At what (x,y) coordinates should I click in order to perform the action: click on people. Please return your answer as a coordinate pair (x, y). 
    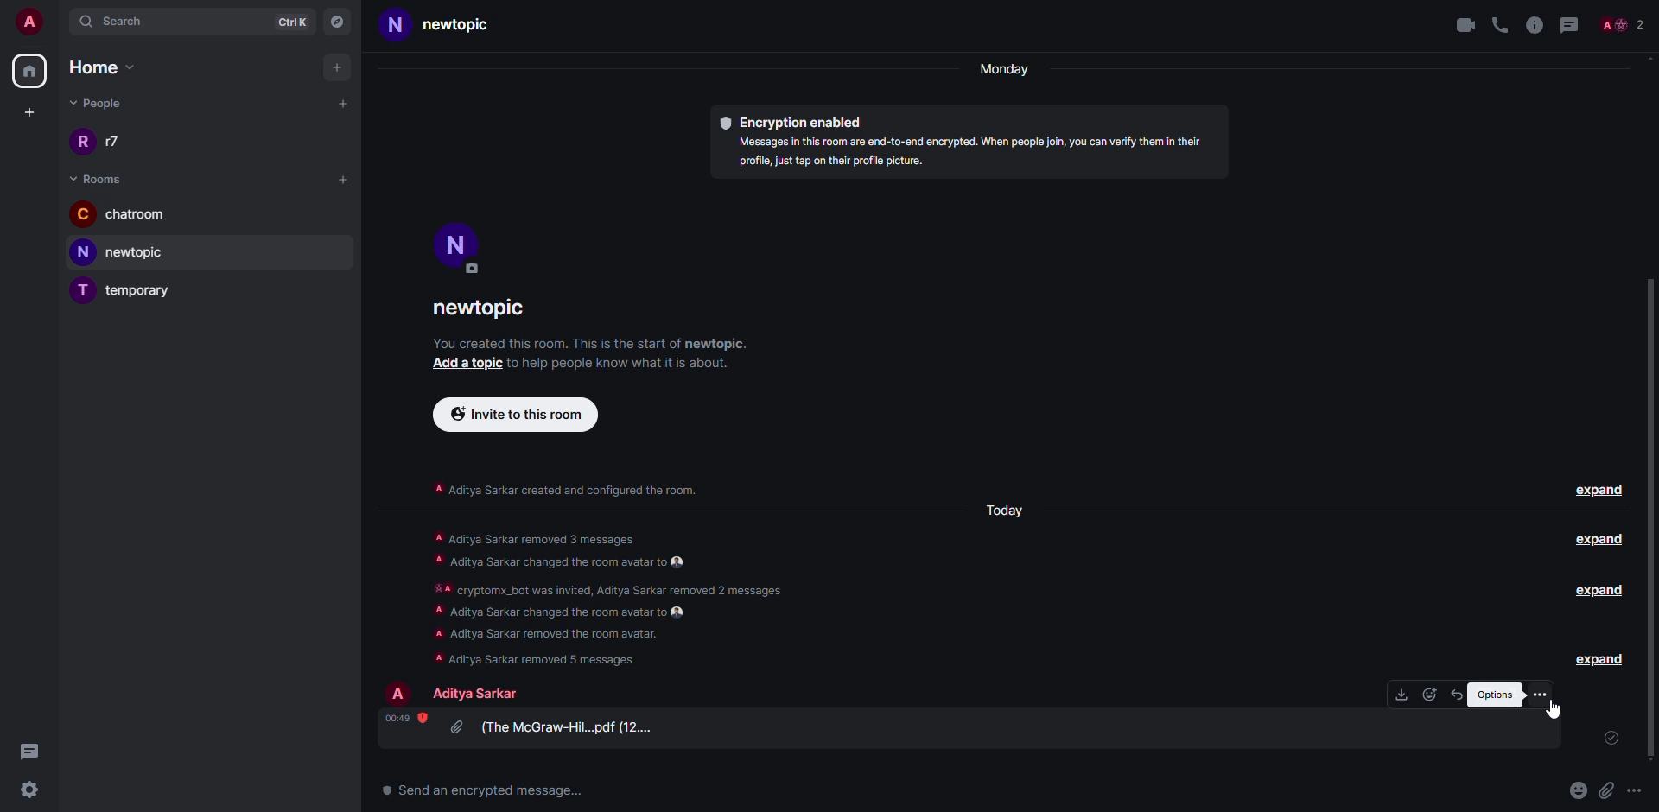
    Looking at the image, I should click on (106, 105).